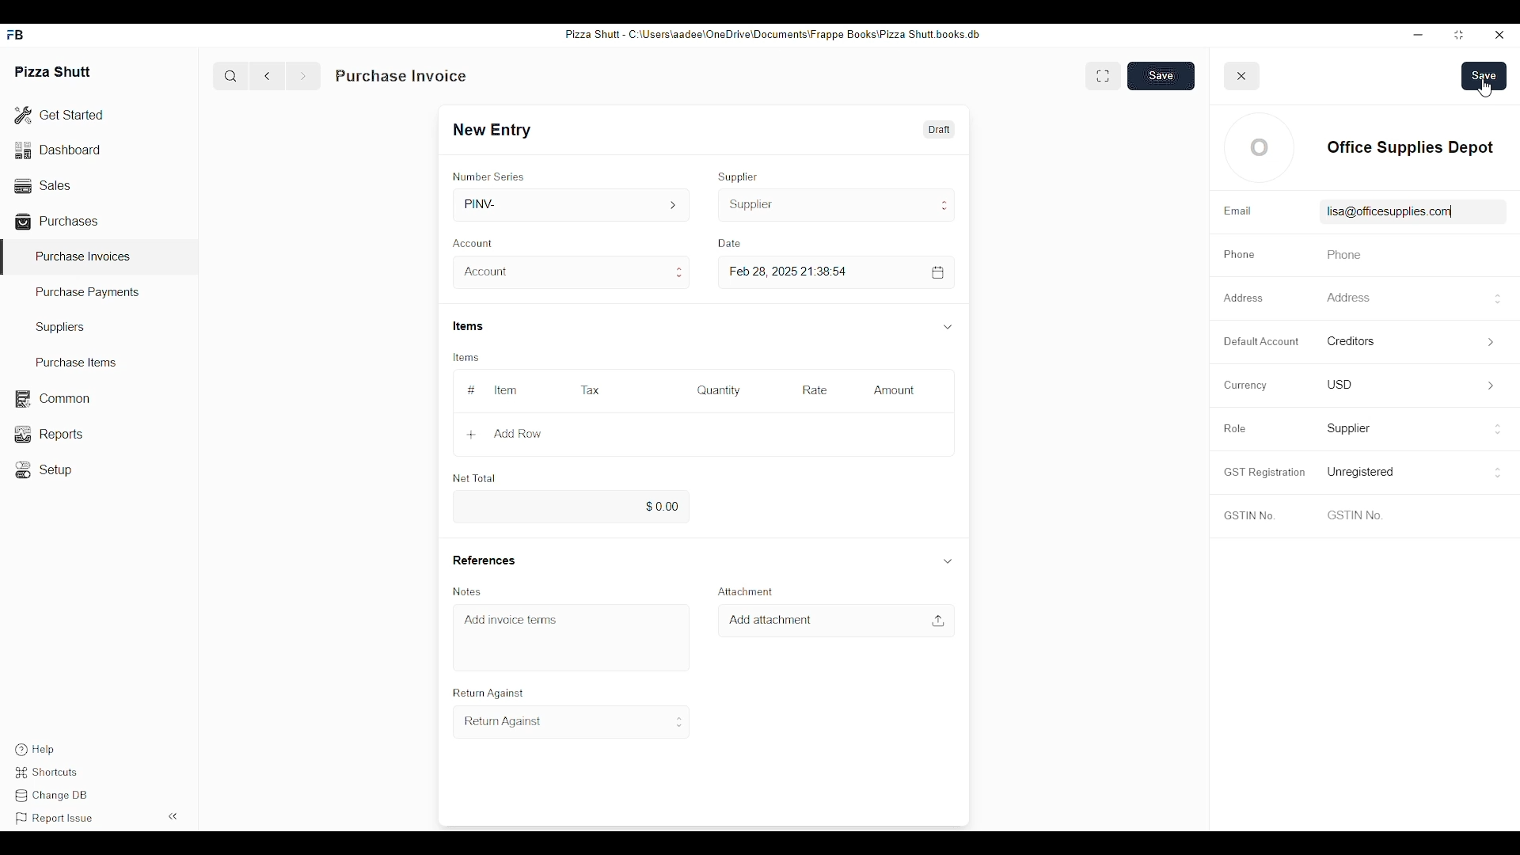 The height and width of the screenshot is (855, 1520). Describe the element at coordinates (174, 815) in the screenshot. I see `<<` at that location.